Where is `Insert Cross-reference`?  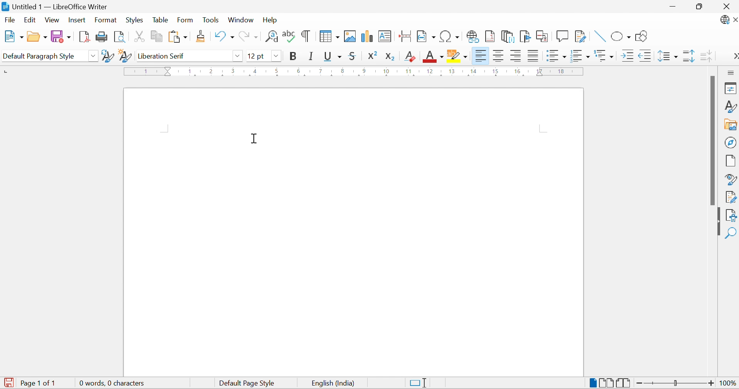
Insert Cross-reference is located at coordinates (543, 37).